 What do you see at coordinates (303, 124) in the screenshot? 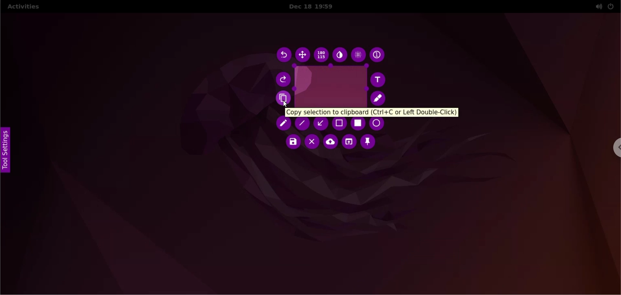
I see `line` at bounding box center [303, 124].